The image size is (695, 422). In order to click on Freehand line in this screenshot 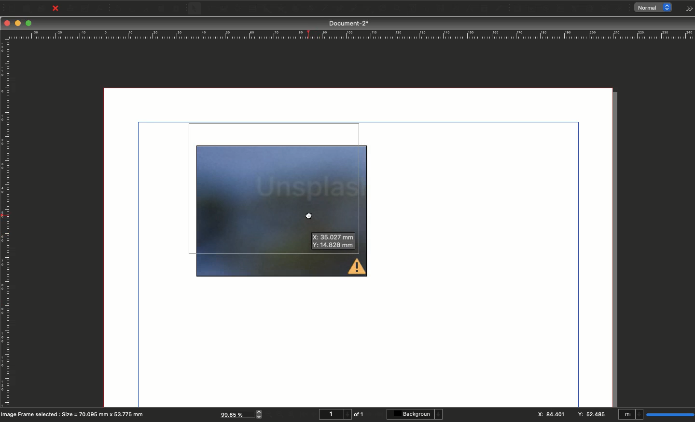, I will do `click(351, 9)`.